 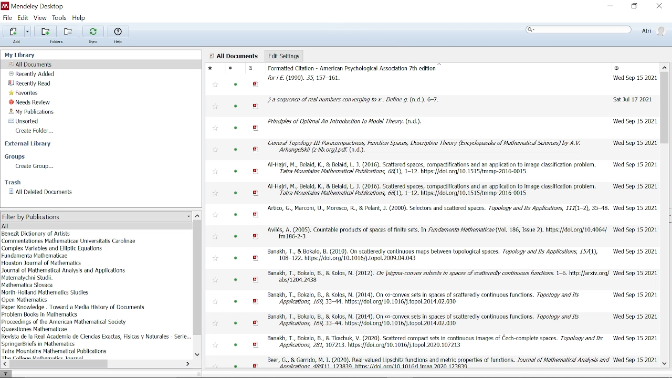 I want to click on Favorites, so click(x=25, y=92).